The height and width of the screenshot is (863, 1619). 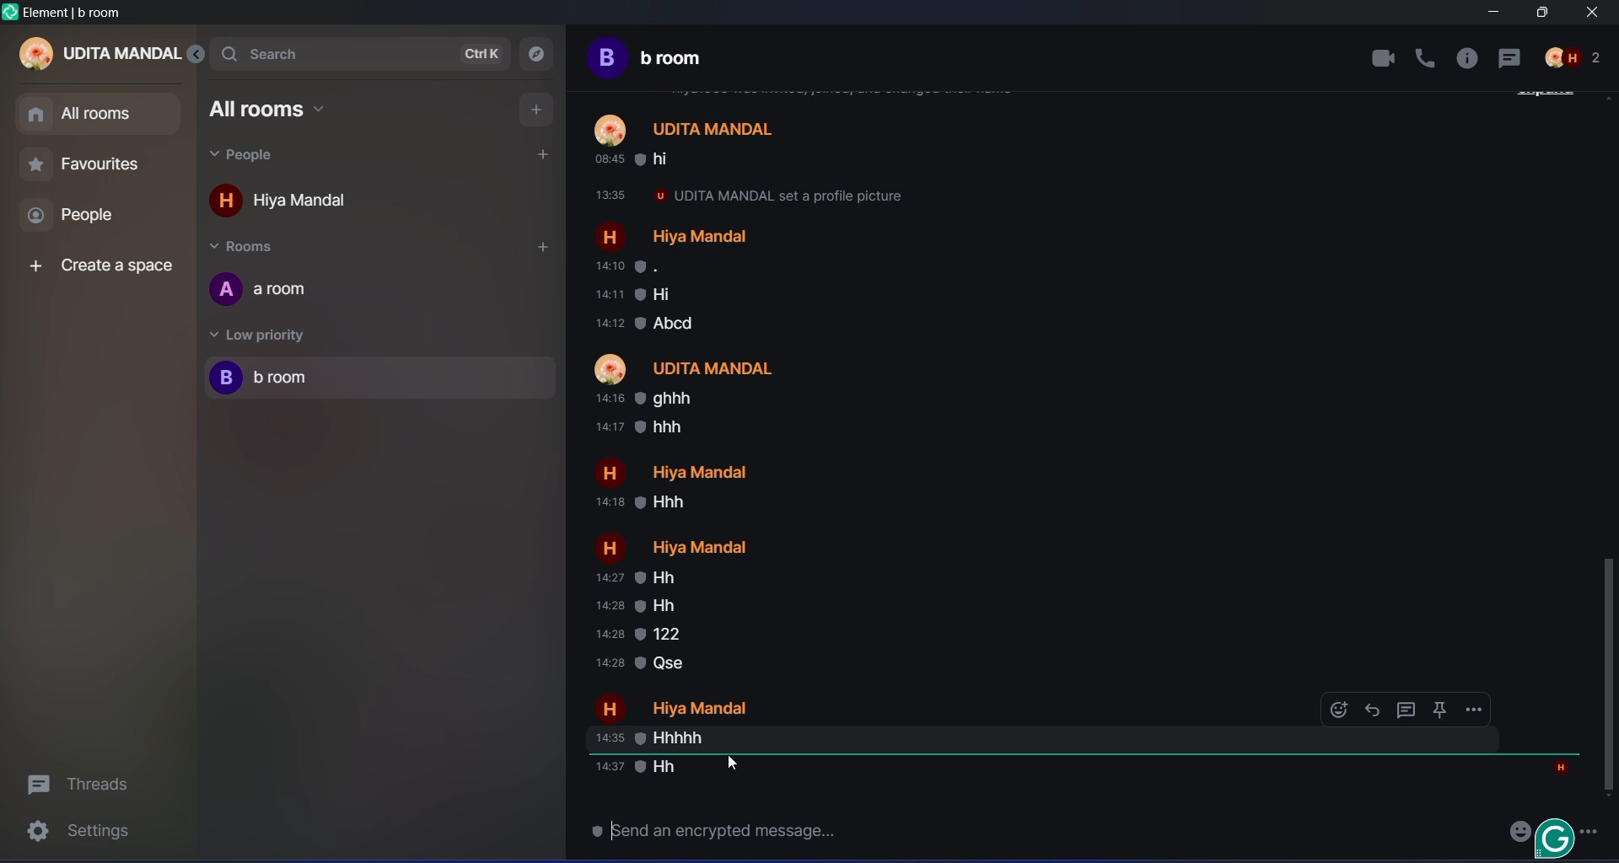 What do you see at coordinates (290, 383) in the screenshot?
I see `b room` at bounding box center [290, 383].